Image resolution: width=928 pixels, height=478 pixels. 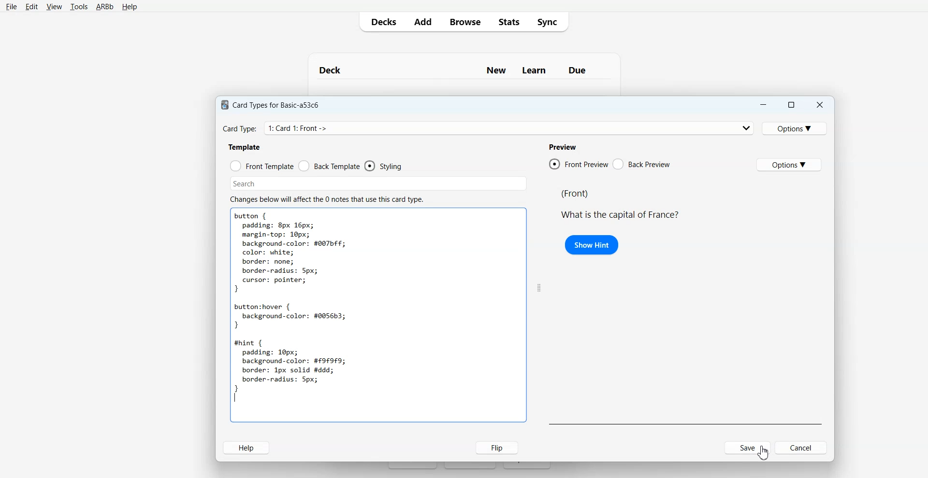 I want to click on Template, so click(x=245, y=147).